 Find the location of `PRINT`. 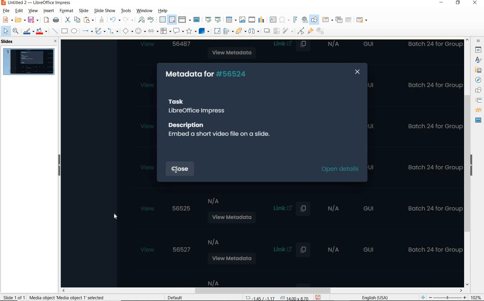

PRINT is located at coordinates (56, 20).